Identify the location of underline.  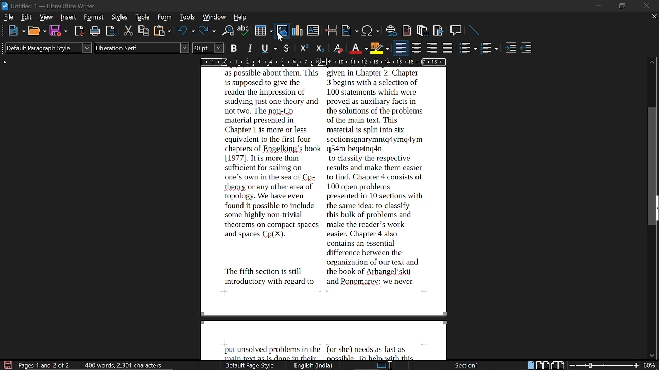
(269, 49).